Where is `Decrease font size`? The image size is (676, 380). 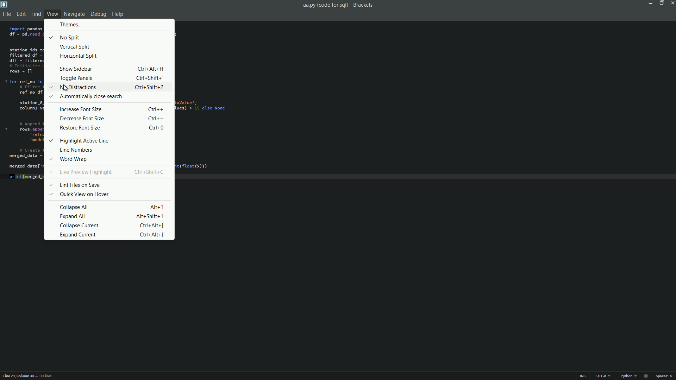 Decrease font size is located at coordinates (114, 119).